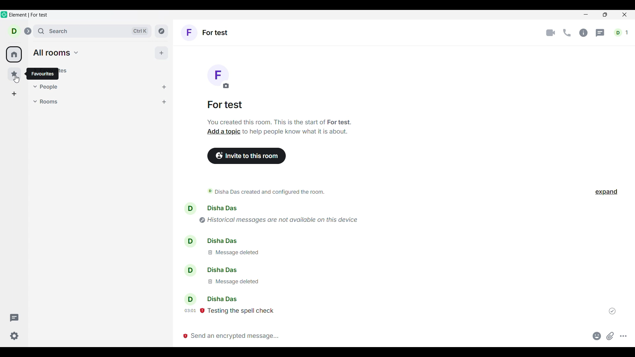  What do you see at coordinates (238, 255) in the screenshot?
I see `message deleted` at bounding box center [238, 255].